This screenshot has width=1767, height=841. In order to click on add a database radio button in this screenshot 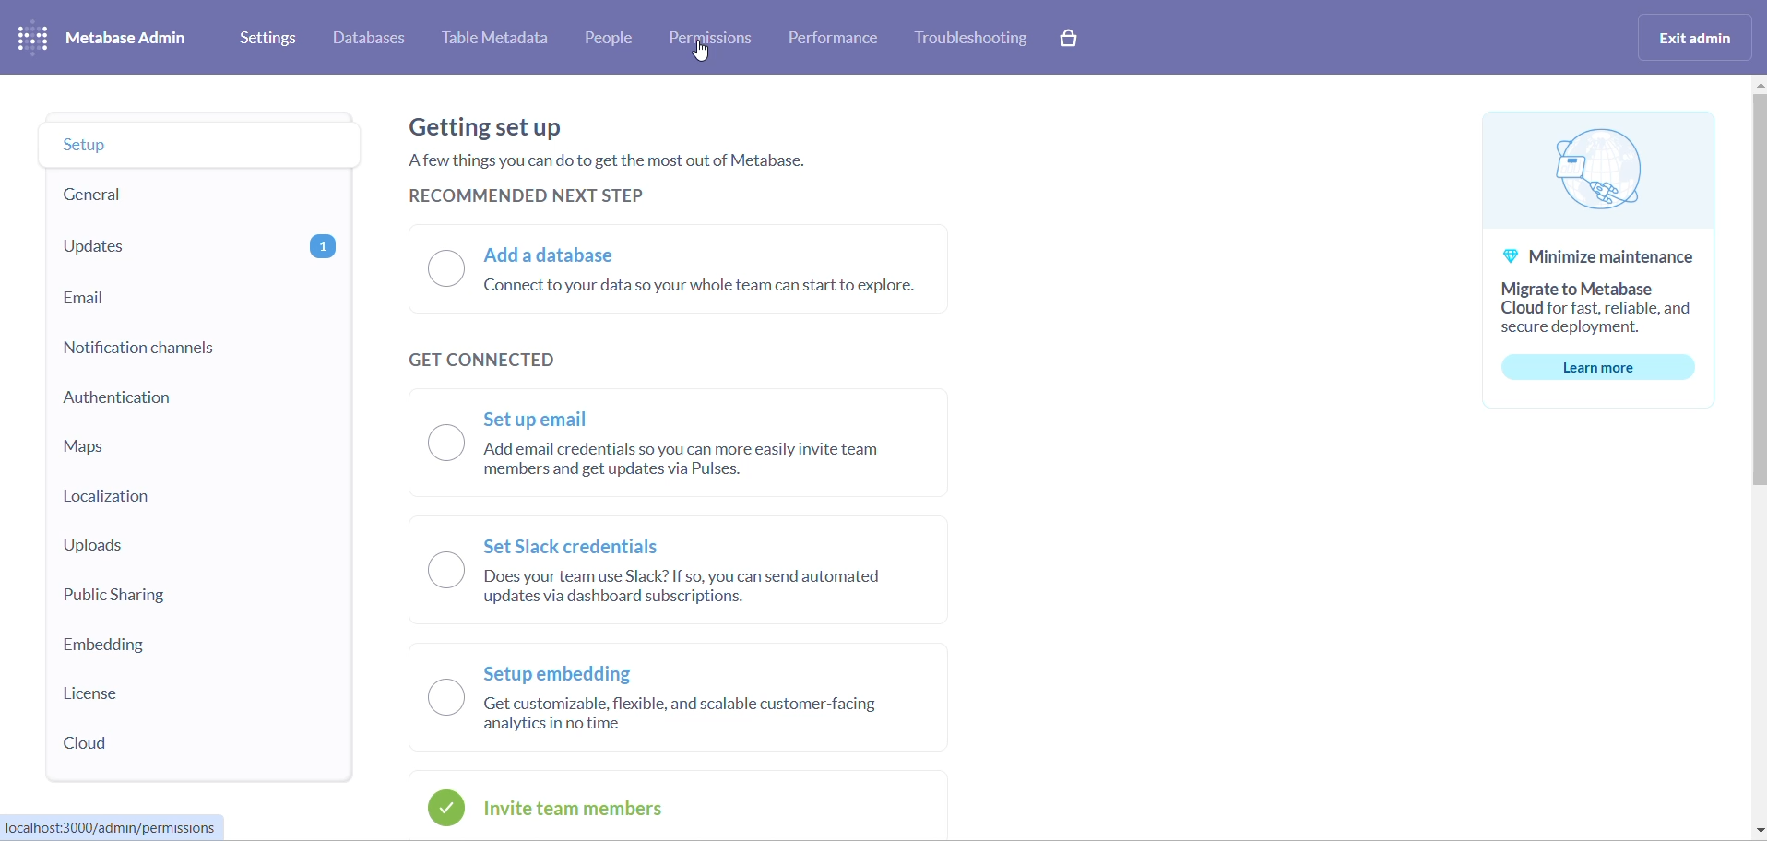, I will do `click(726, 278)`.